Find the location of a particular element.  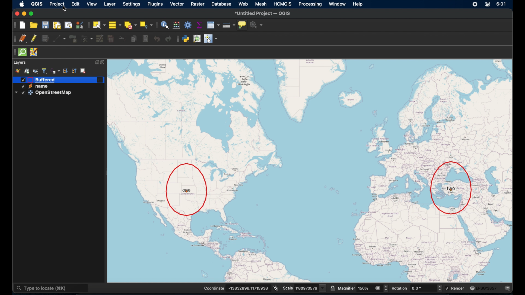

Coordinate -13832896,11715938 is located at coordinates (236, 288).